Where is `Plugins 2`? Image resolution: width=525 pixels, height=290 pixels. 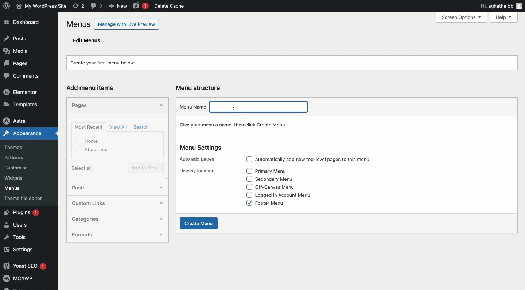 Plugins 2 is located at coordinates (27, 213).